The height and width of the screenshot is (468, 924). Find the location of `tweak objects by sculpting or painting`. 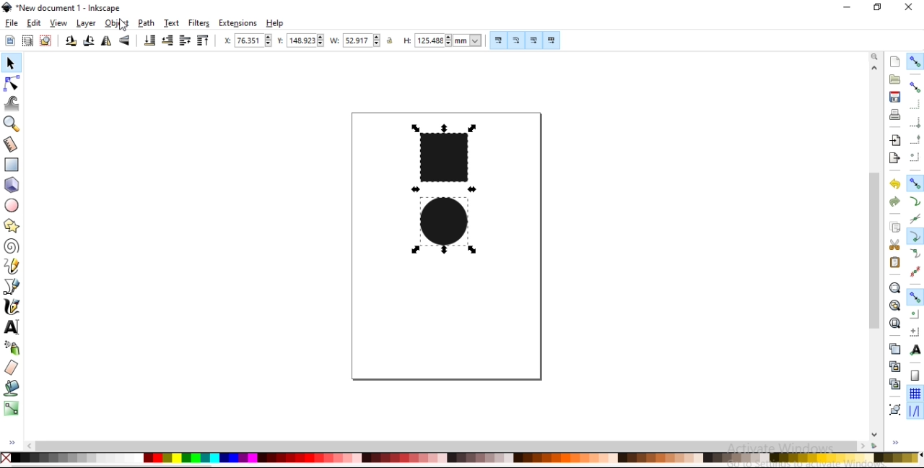

tweak objects by sculpting or painting is located at coordinates (12, 105).